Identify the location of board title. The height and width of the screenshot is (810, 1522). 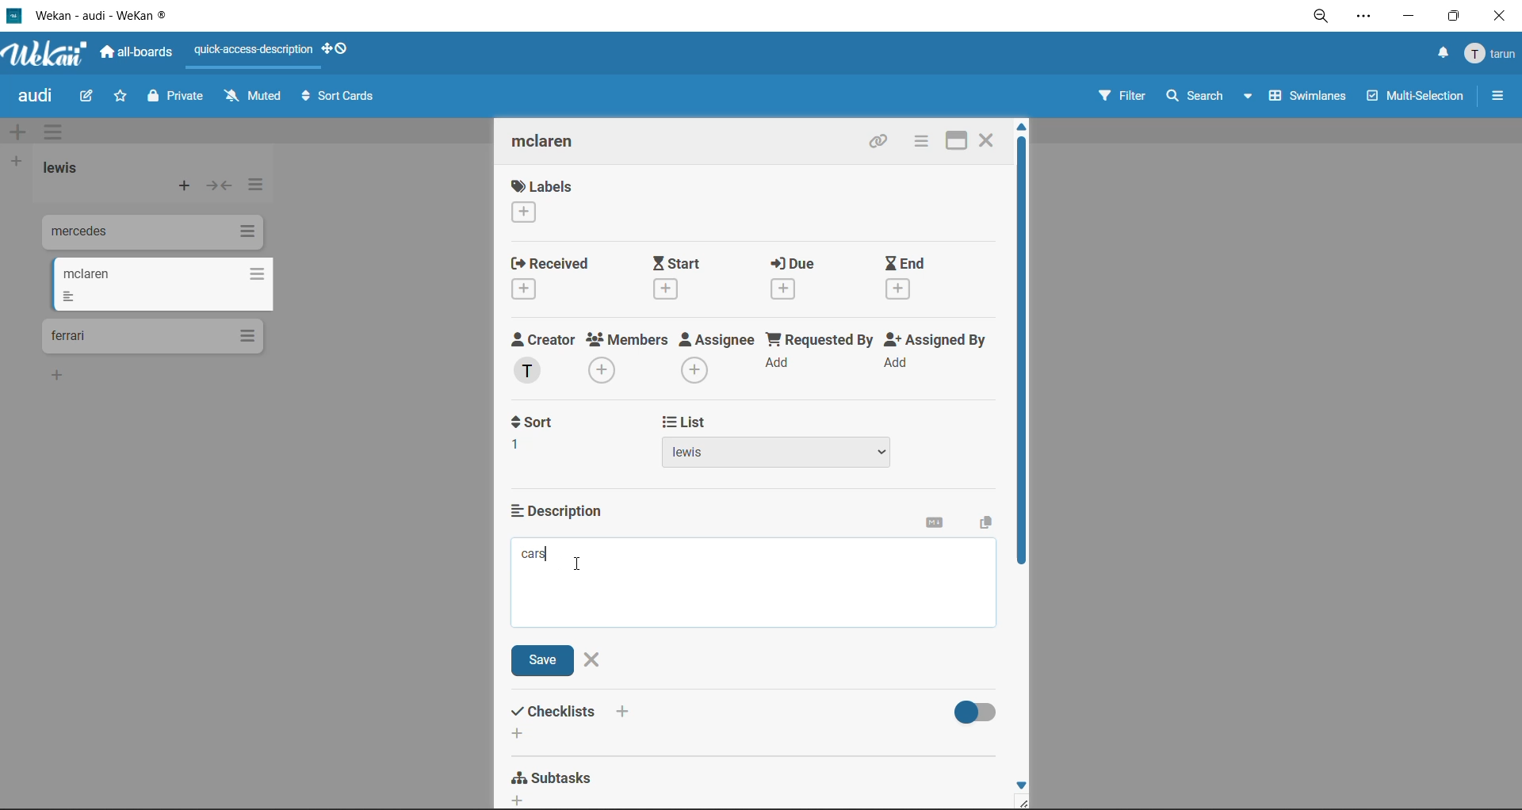
(39, 96).